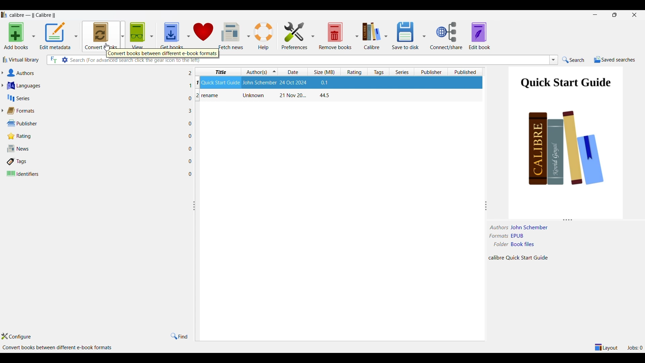  I want to click on Configure, so click(16, 336).